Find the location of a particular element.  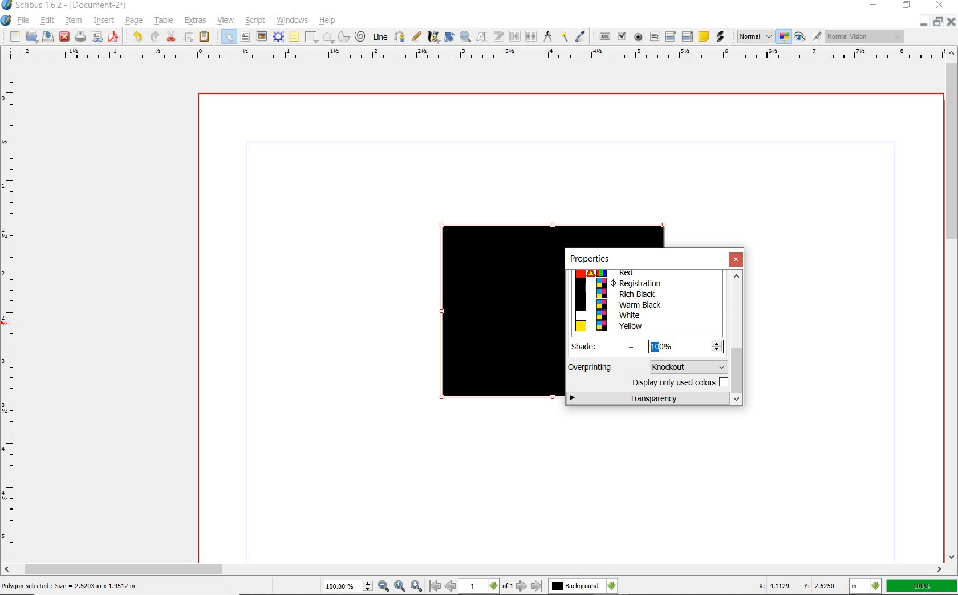

zoom in or out is located at coordinates (465, 36).